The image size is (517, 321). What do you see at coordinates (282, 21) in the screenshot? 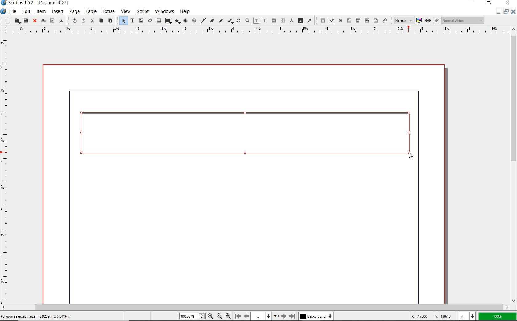
I see `measurements` at bounding box center [282, 21].